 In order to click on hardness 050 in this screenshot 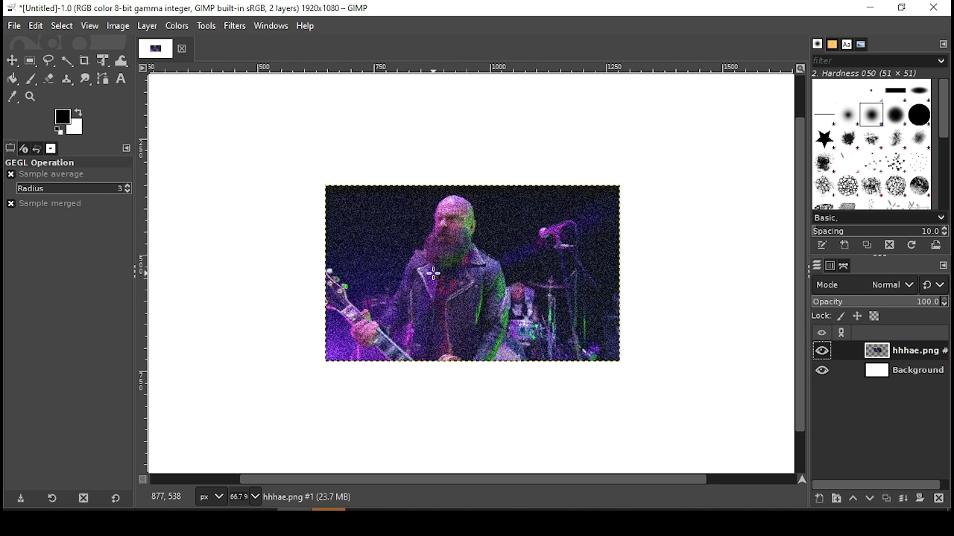, I will do `click(877, 73)`.